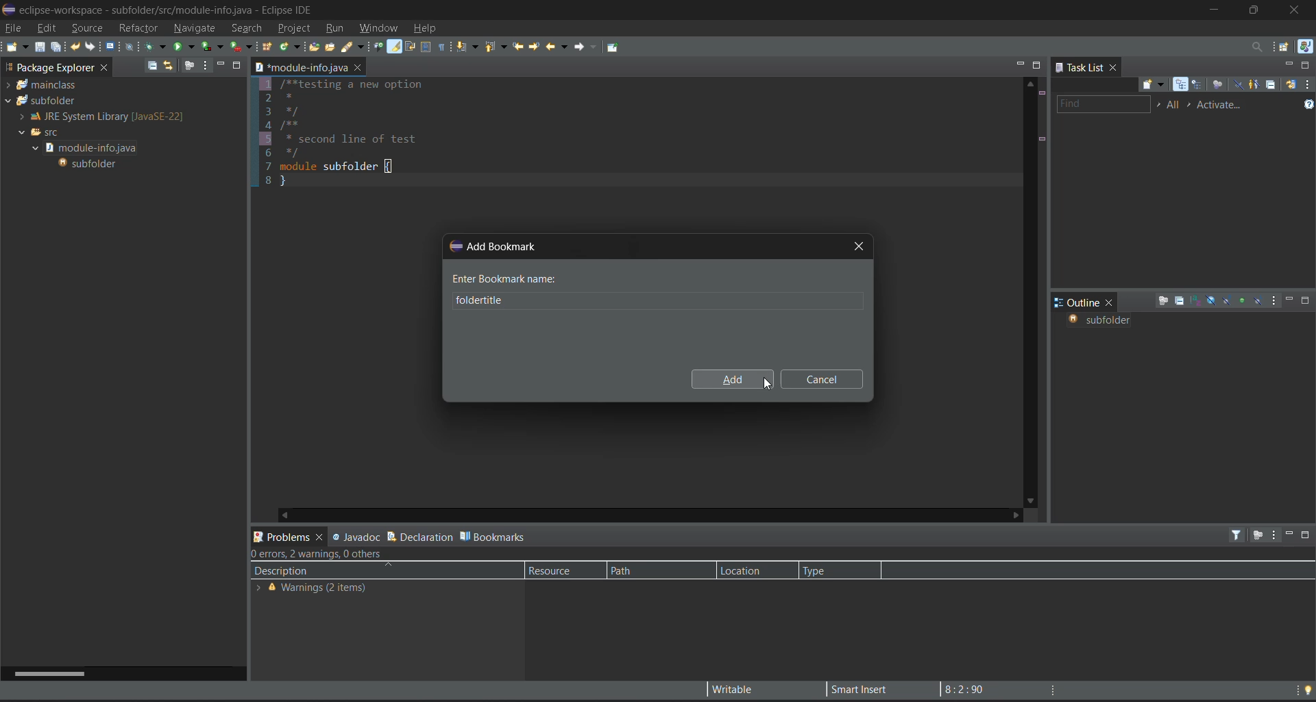 The width and height of the screenshot is (1316, 702). I want to click on window, so click(382, 27).